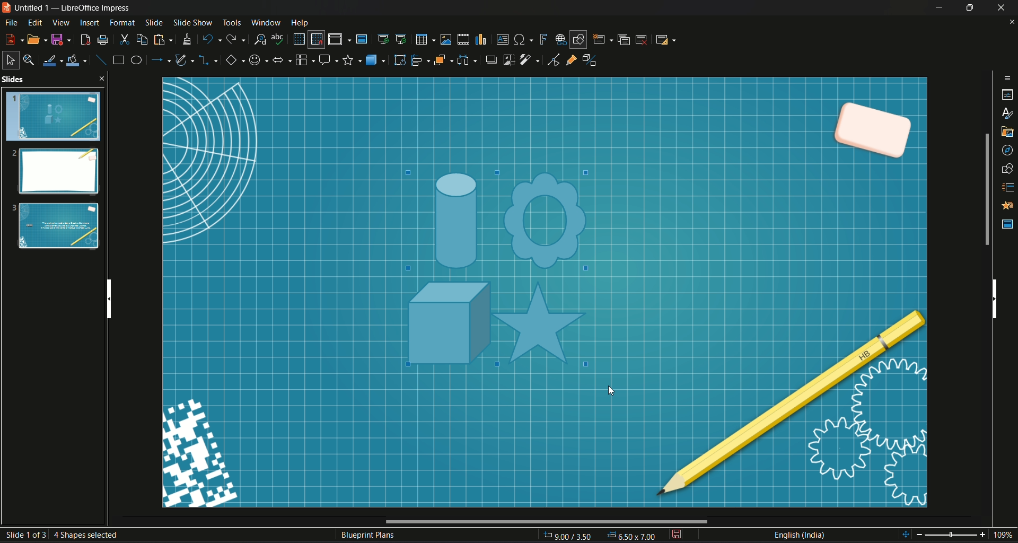 The image size is (1018, 543). What do you see at coordinates (1008, 206) in the screenshot?
I see `Animation` at bounding box center [1008, 206].